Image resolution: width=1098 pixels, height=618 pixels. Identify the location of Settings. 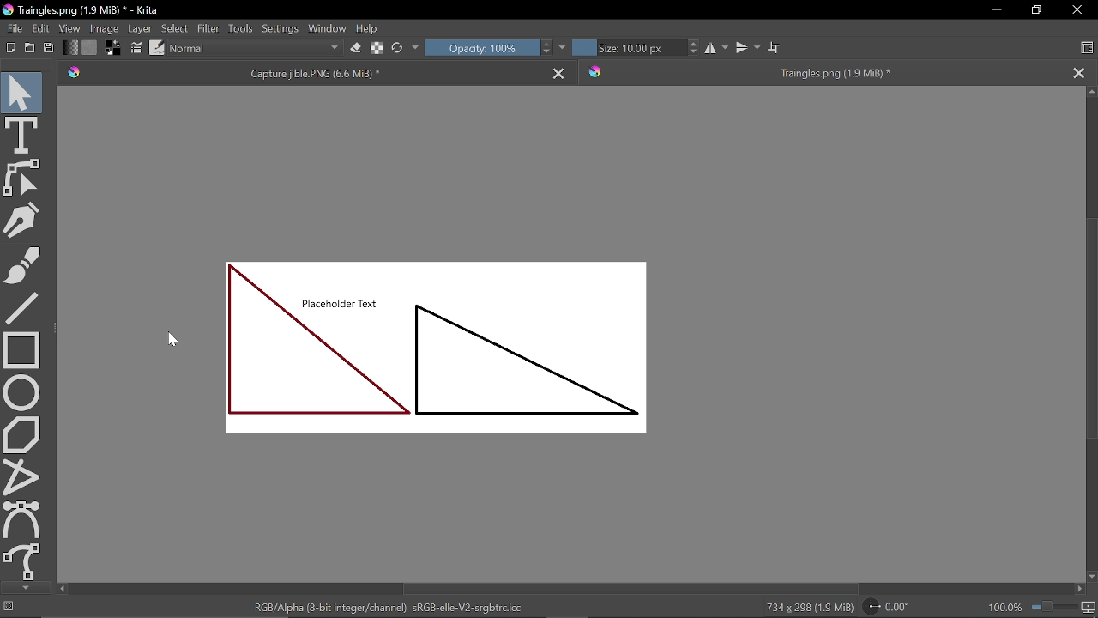
(280, 31).